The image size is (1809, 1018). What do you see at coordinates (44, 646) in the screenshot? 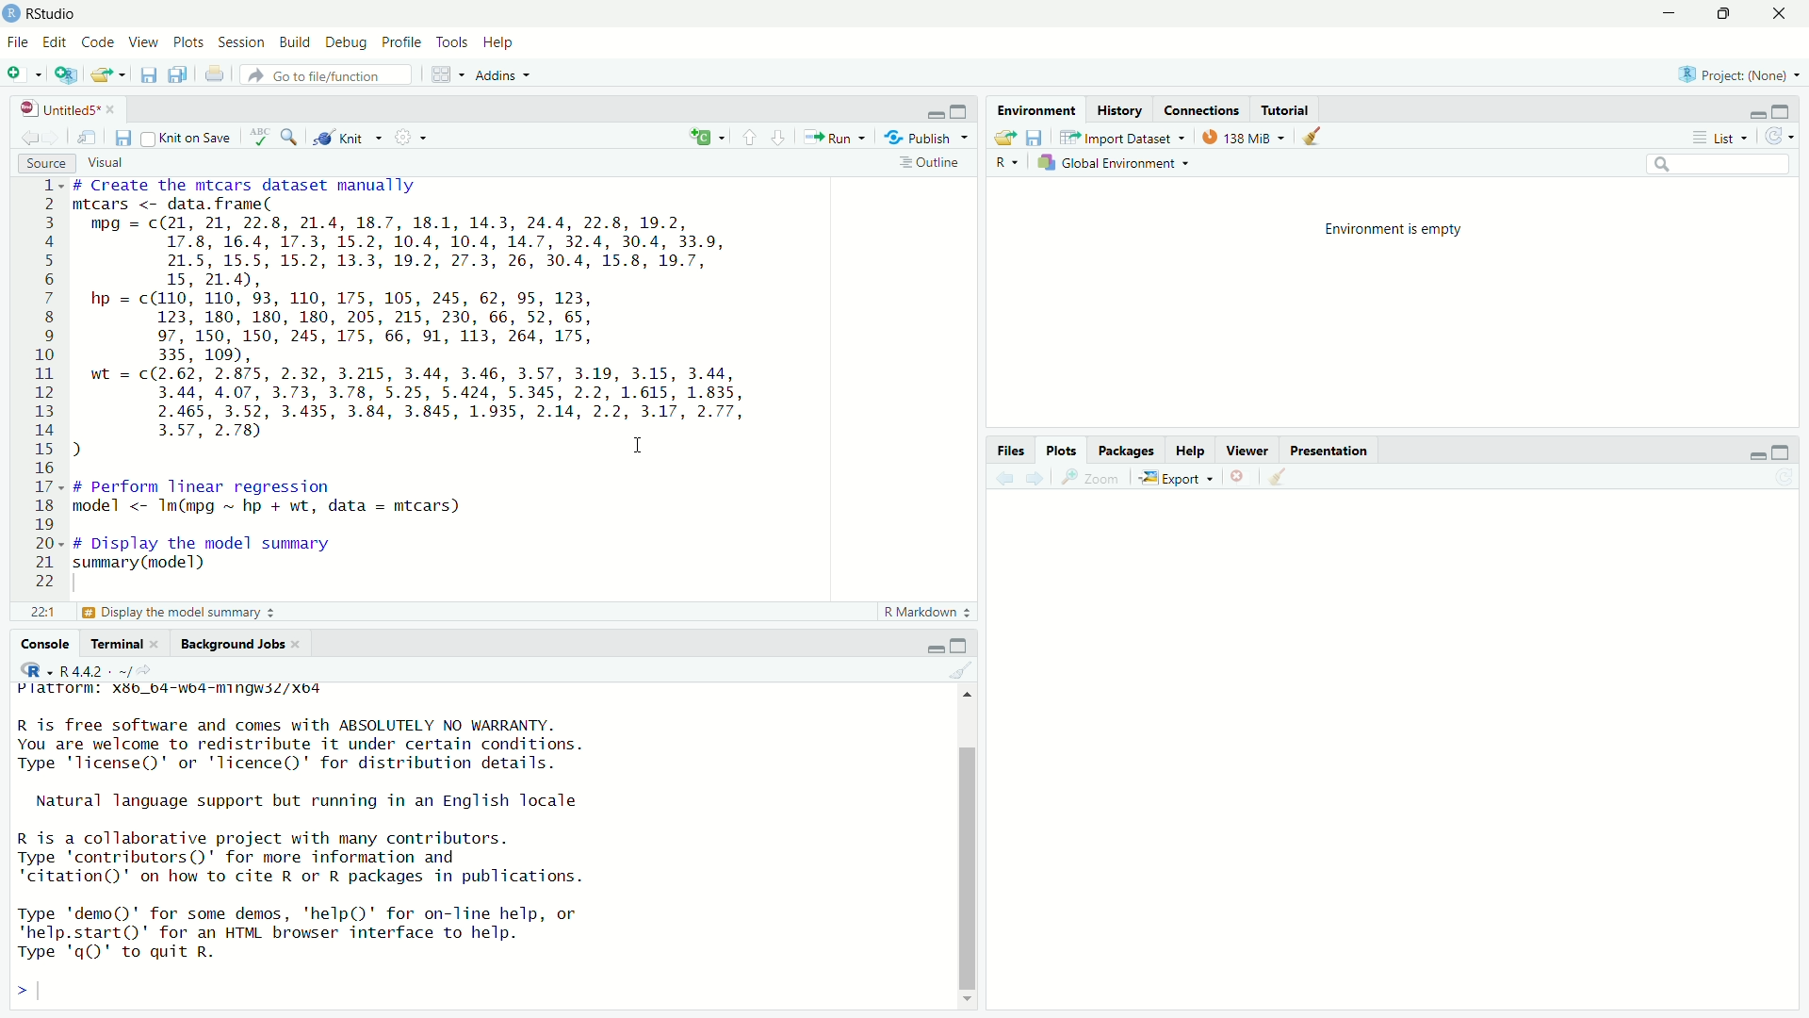
I see `Console` at bounding box center [44, 646].